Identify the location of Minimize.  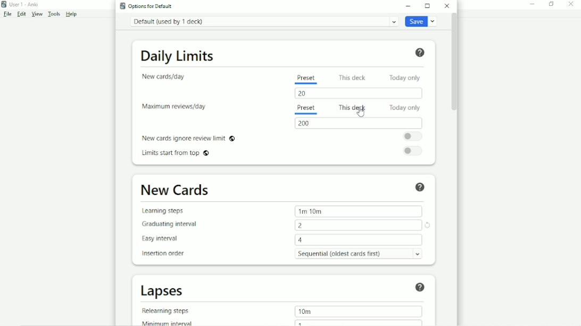
(410, 5).